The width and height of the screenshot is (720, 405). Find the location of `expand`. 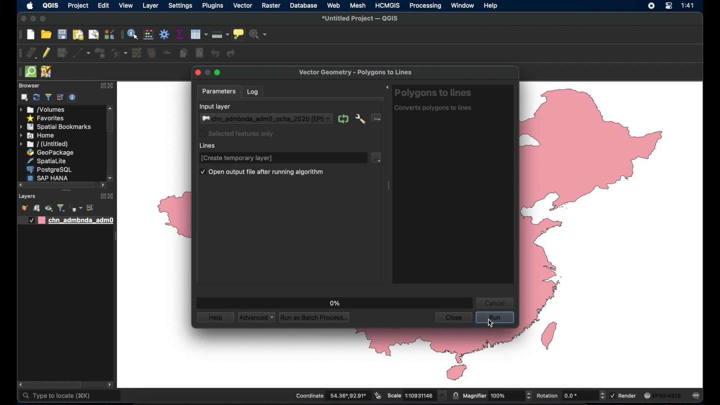

expand is located at coordinates (102, 196).